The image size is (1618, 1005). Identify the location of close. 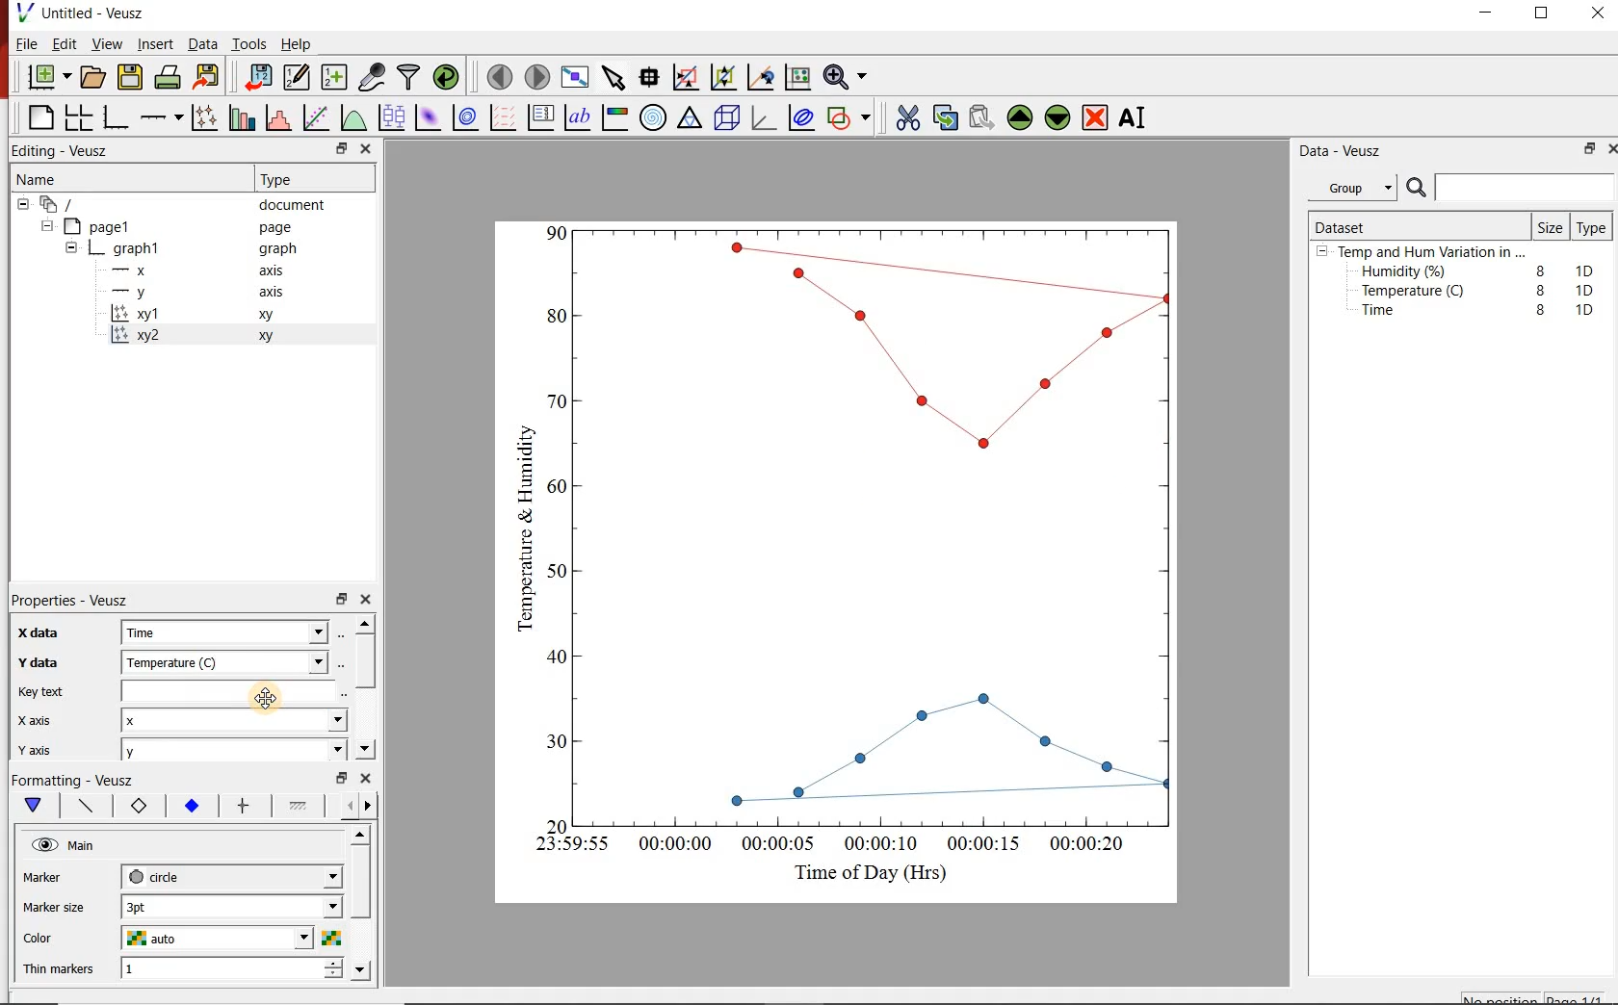
(368, 780).